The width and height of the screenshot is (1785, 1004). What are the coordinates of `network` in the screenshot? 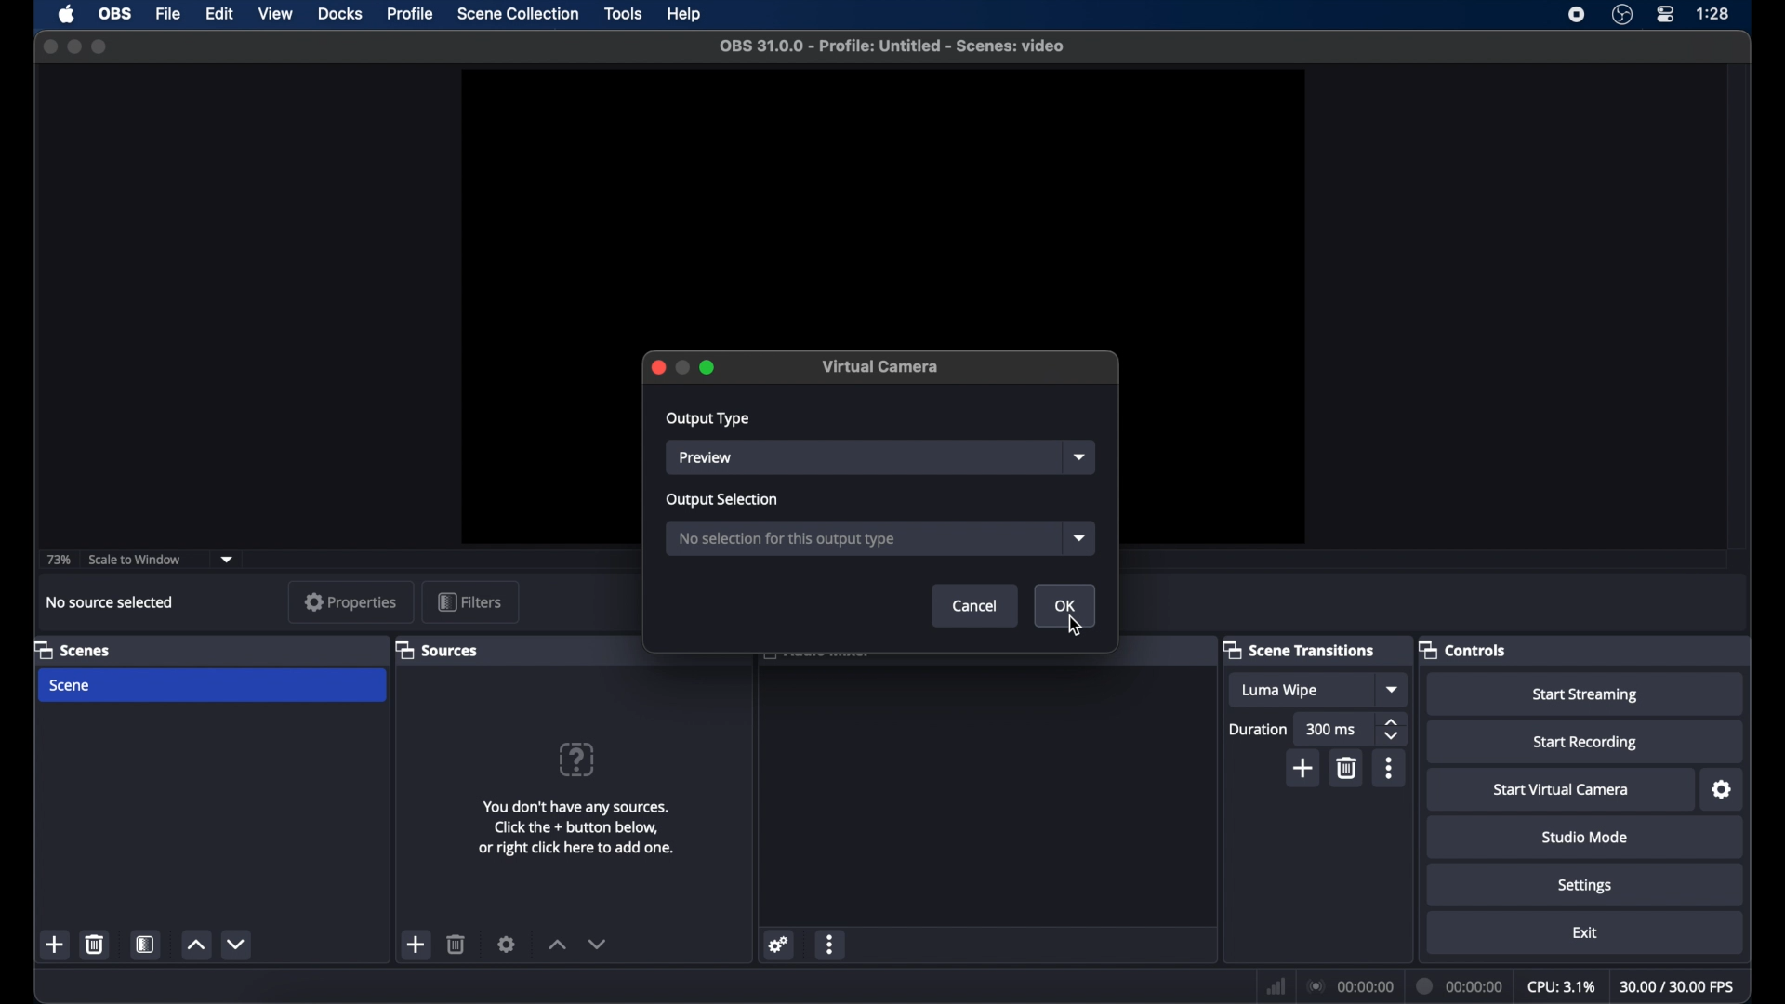 It's located at (1276, 985).